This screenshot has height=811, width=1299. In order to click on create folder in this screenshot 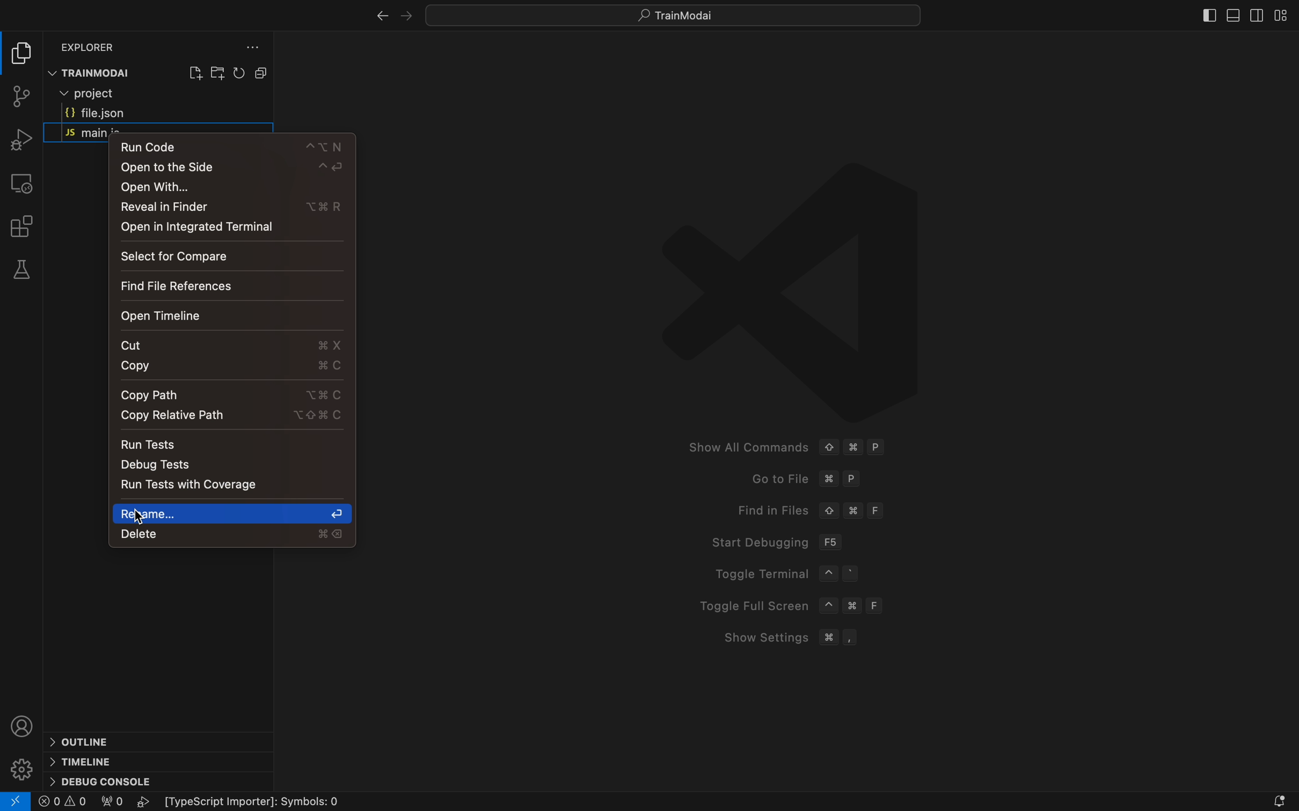, I will do `click(218, 73)`.